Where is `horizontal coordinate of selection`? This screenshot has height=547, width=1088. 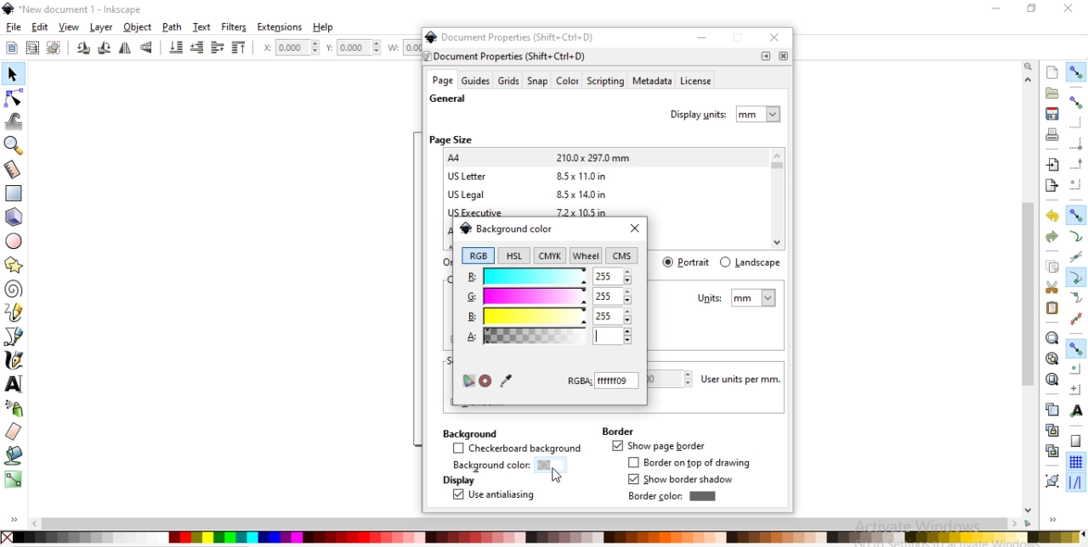
horizontal coordinate of selection is located at coordinates (289, 49).